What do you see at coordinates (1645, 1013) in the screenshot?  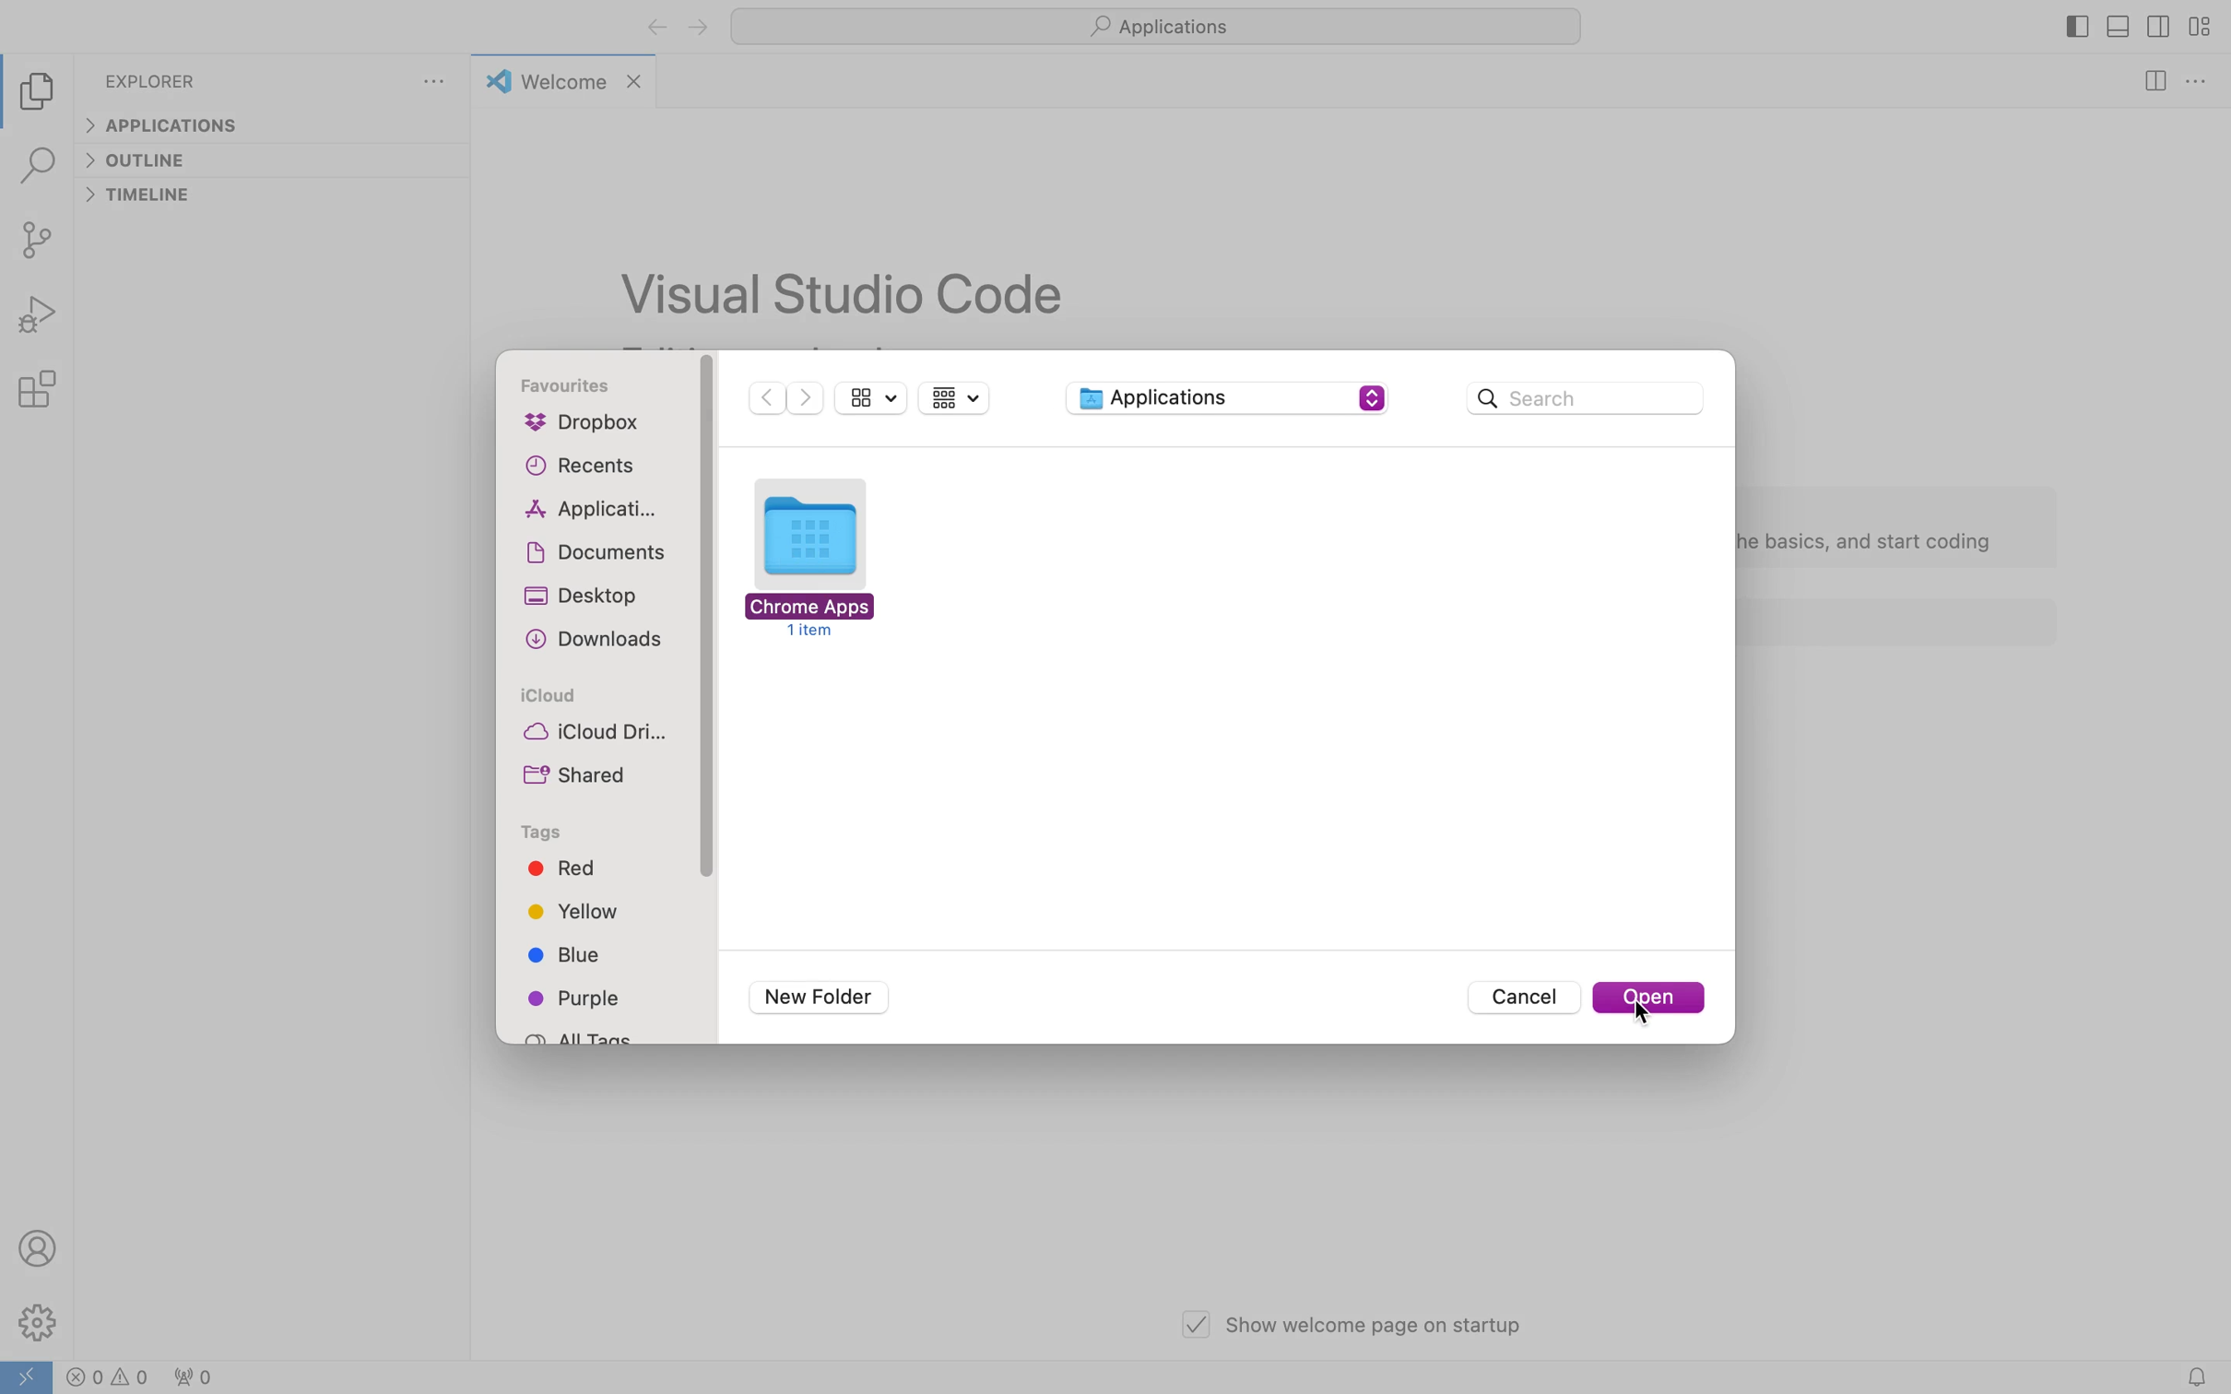 I see `cursor` at bounding box center [1645, 1013].